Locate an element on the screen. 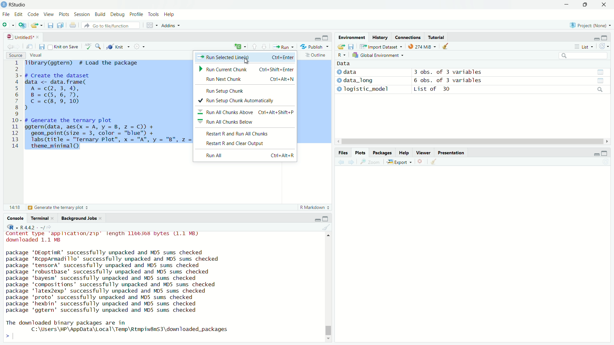 This screenshot has width=614, height=345. maximise is located at coordinates (327, 37).